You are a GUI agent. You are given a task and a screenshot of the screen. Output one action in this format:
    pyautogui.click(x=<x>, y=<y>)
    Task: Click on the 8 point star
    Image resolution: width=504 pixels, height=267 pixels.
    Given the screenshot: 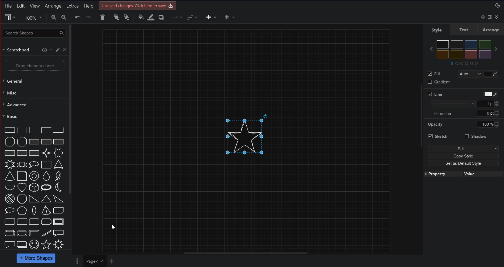 What is the action you would take?
    pyautogui.click(x=9, y=164)
    